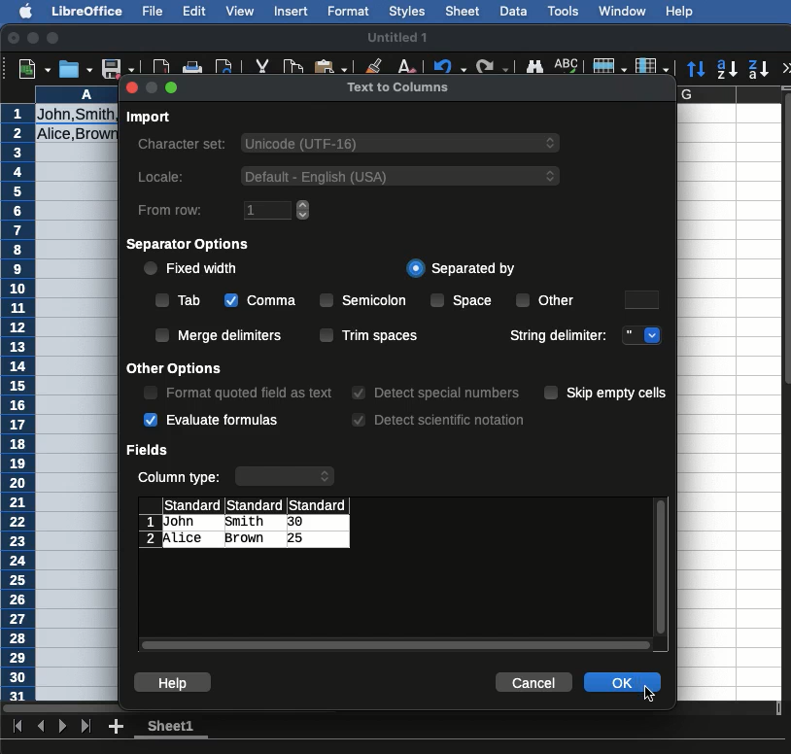 The width and height of the screenshot is (791, 754). What do you see at coordinates (408, 13) in the screenshot?
I see `Styles` at bounding box center [408, 13].